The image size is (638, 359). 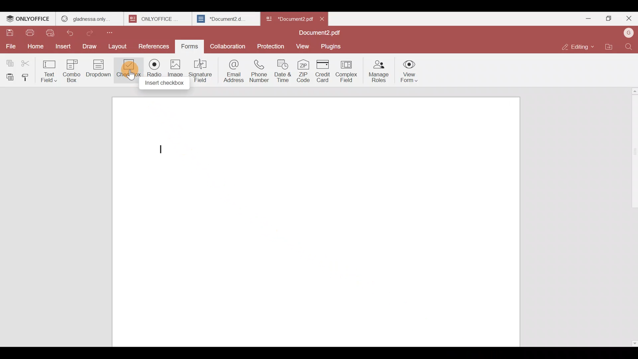 I want to click on onlyoffice, so click(x=156, y=19).